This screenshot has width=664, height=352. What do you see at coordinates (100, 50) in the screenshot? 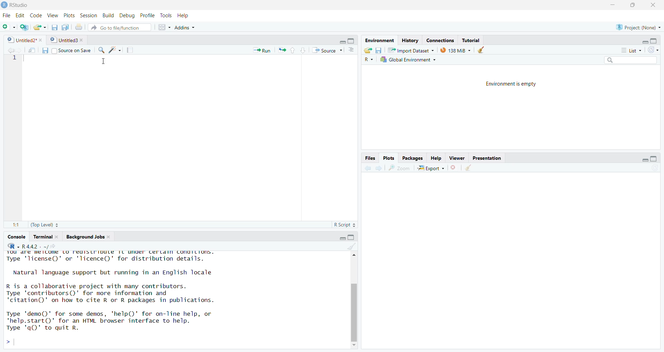
I see `Find replace` at bounding box center [100, 50].